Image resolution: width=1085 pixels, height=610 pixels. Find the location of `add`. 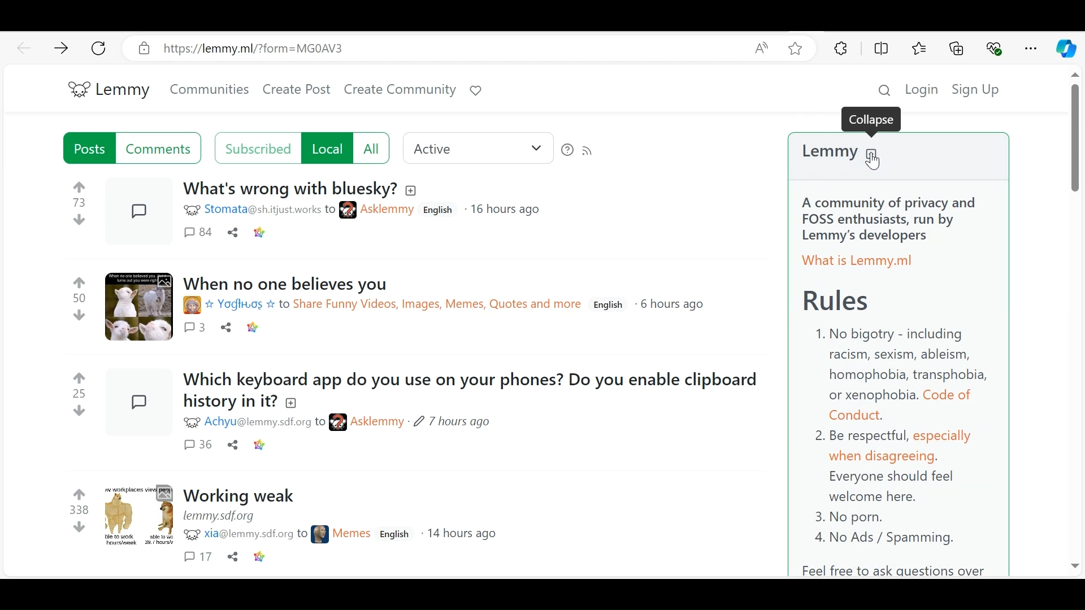

add is located at coordinates (414, 191).